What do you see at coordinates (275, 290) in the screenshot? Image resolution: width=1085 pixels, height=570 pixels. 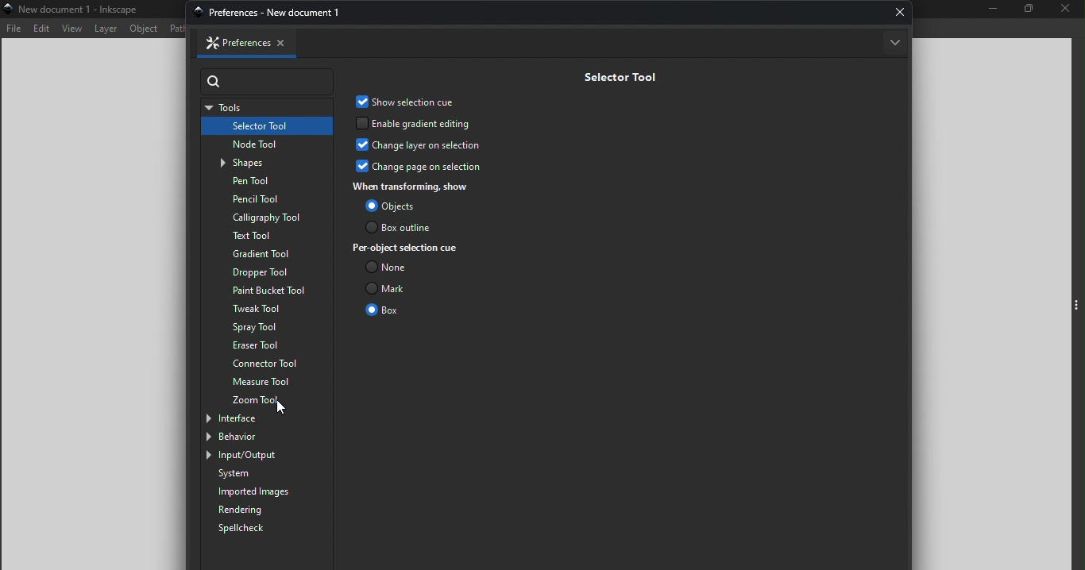 I see `Paint bucket tool` at bounding box center [275, 290].